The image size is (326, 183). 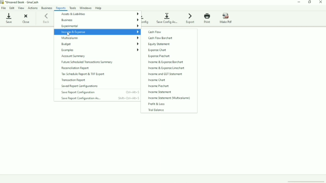 I want to click on Cash Flow Barchart, so click(x=160, y=38).